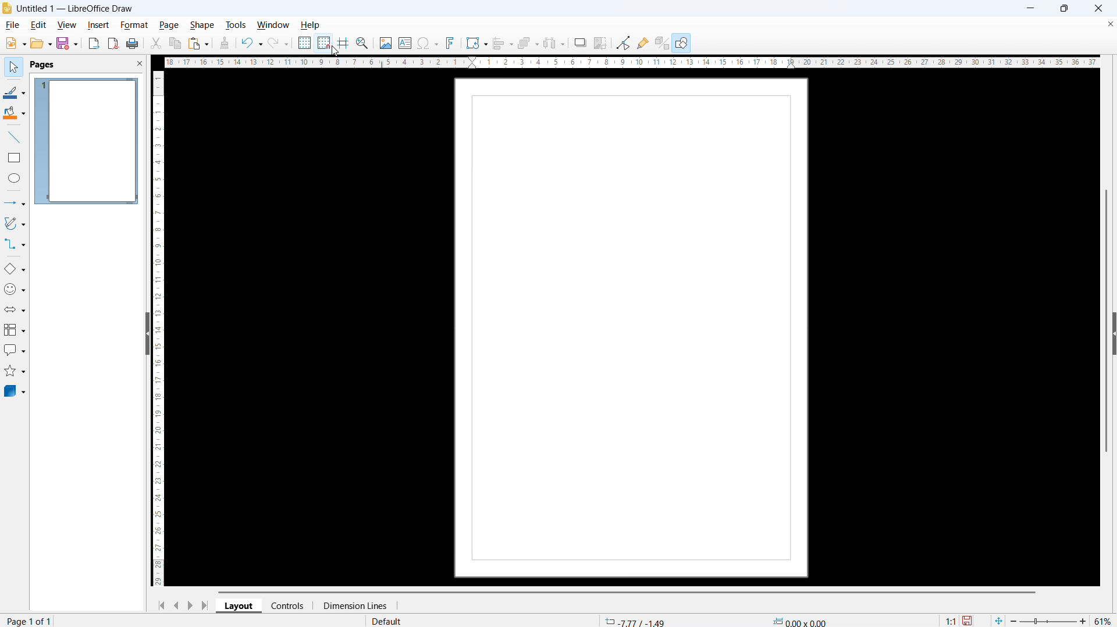 Image resolution: width=1117 pixels, height=627 pixels. What do you see at coordinates (158, 329) in the screenshot?
I see `Vertical ruler ` at bounding box center [158, 329].